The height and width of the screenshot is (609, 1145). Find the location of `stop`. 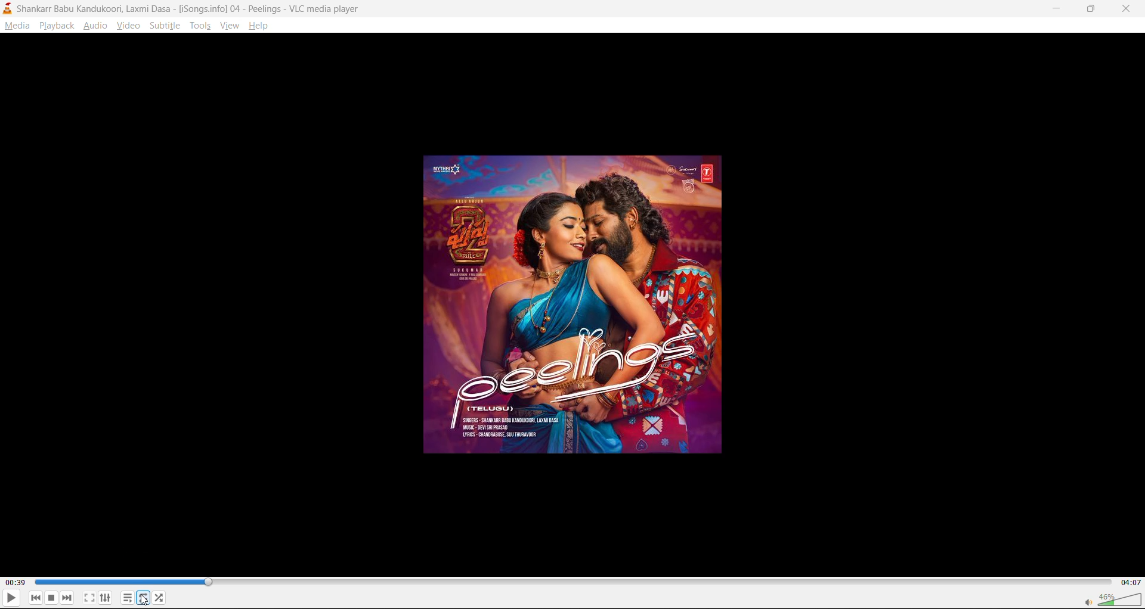

stop is located at coordinates (51, 599).